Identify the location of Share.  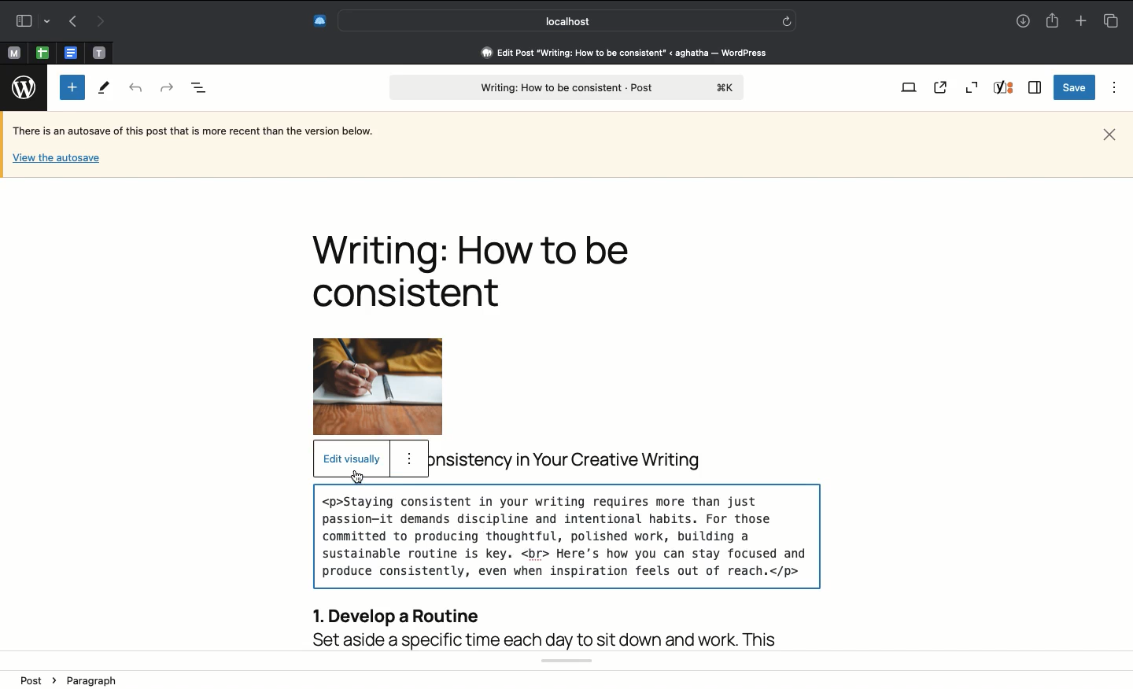
(1054, 21).